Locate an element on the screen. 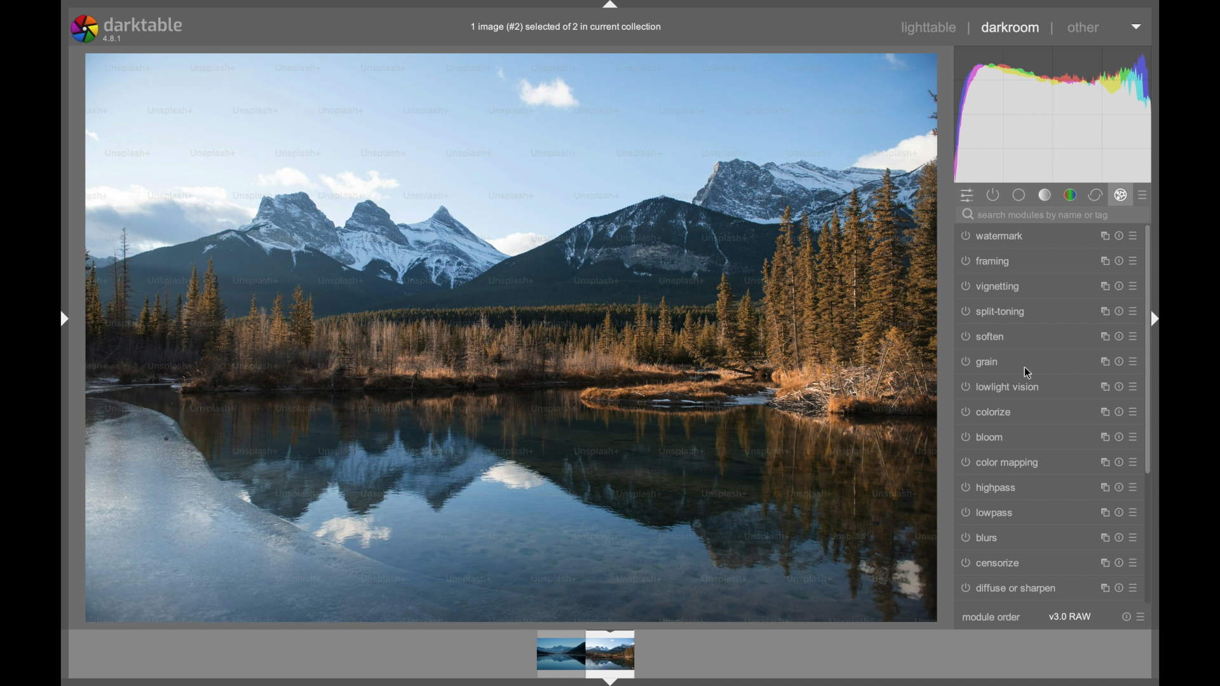 The image size is (1220, 686). censorize is located at coordinates (991, 563).